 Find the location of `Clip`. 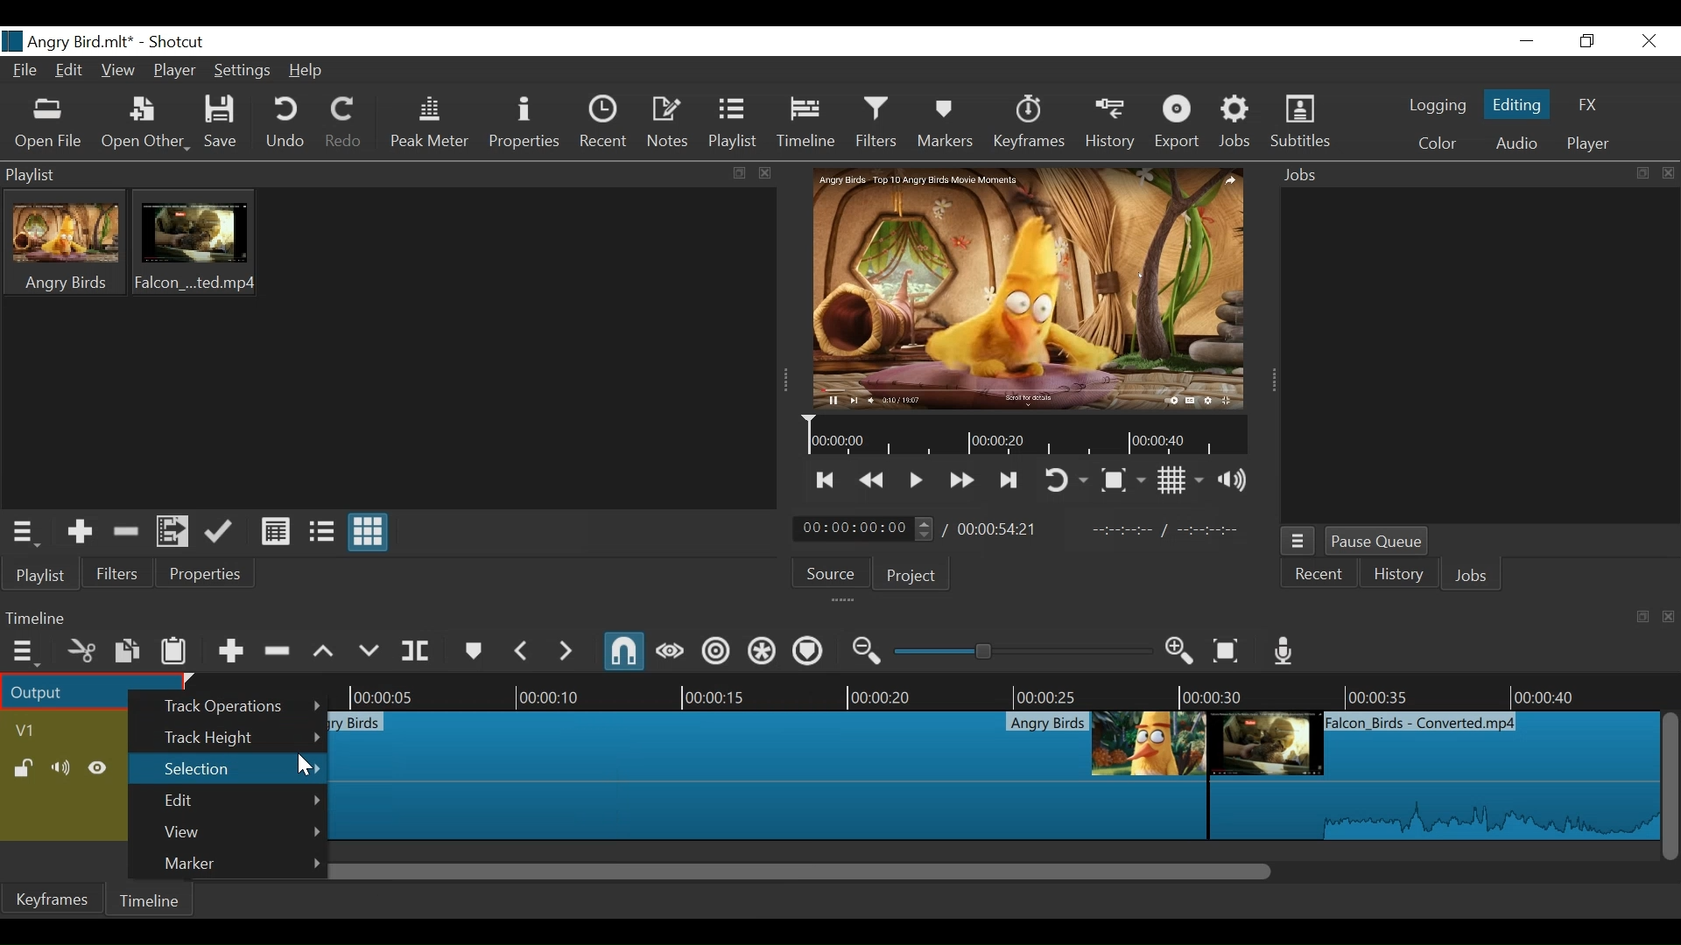

Clip is located at coordinates (770, 775).